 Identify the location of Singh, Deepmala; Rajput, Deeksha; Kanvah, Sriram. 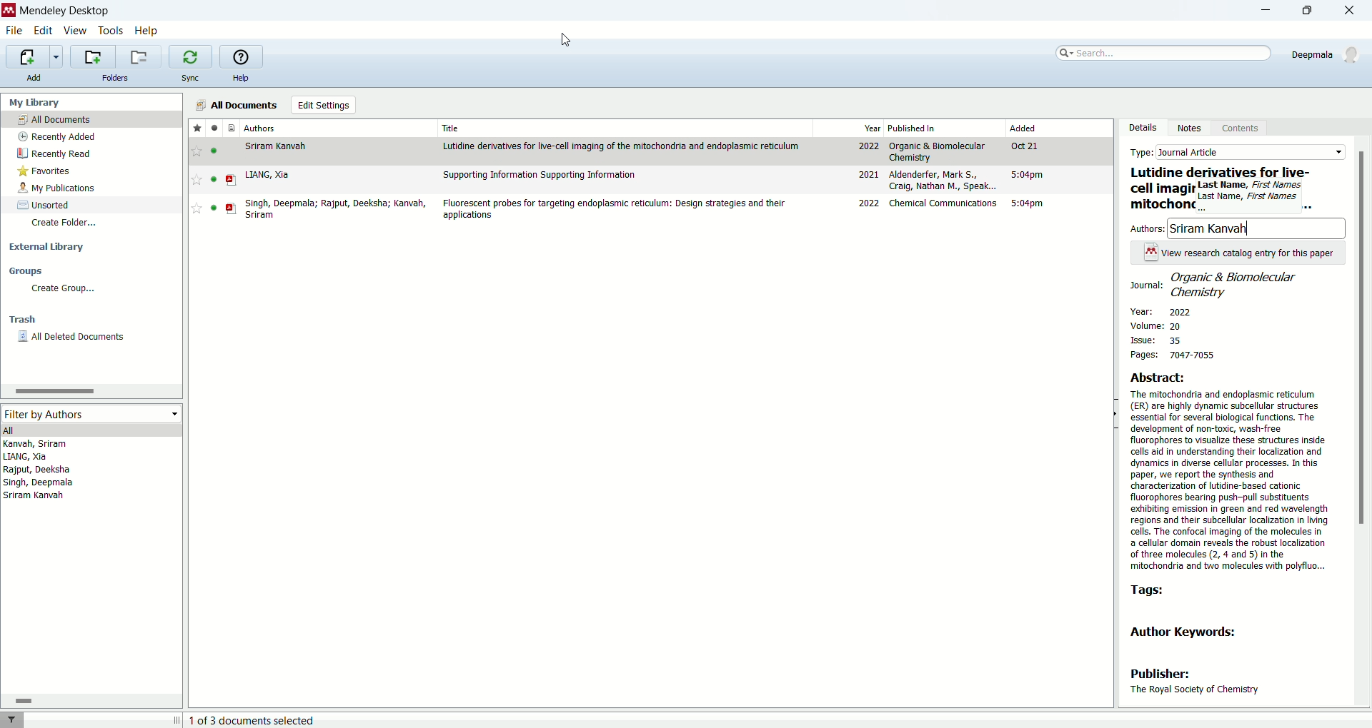
(339, 208).